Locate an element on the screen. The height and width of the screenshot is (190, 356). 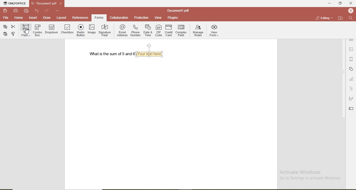
what is the sum of 5 and 6? is located at coordinates (114, 54).